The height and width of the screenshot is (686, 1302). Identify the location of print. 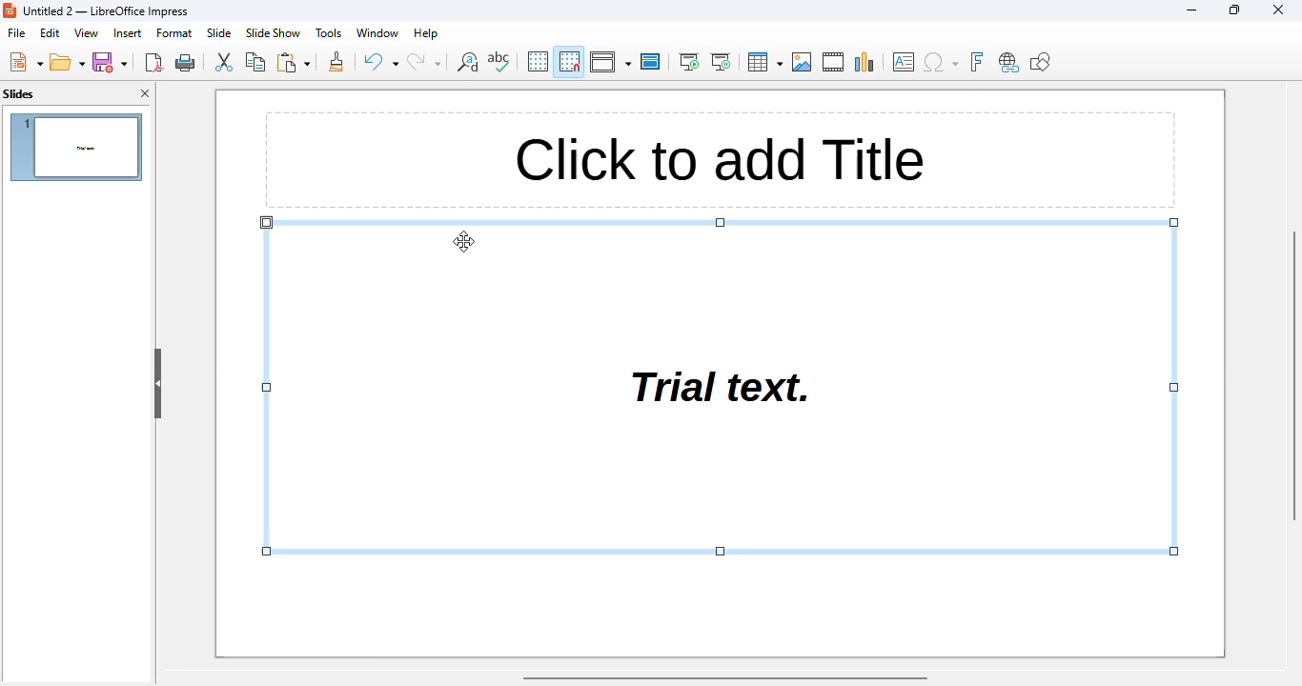
(186, 63).